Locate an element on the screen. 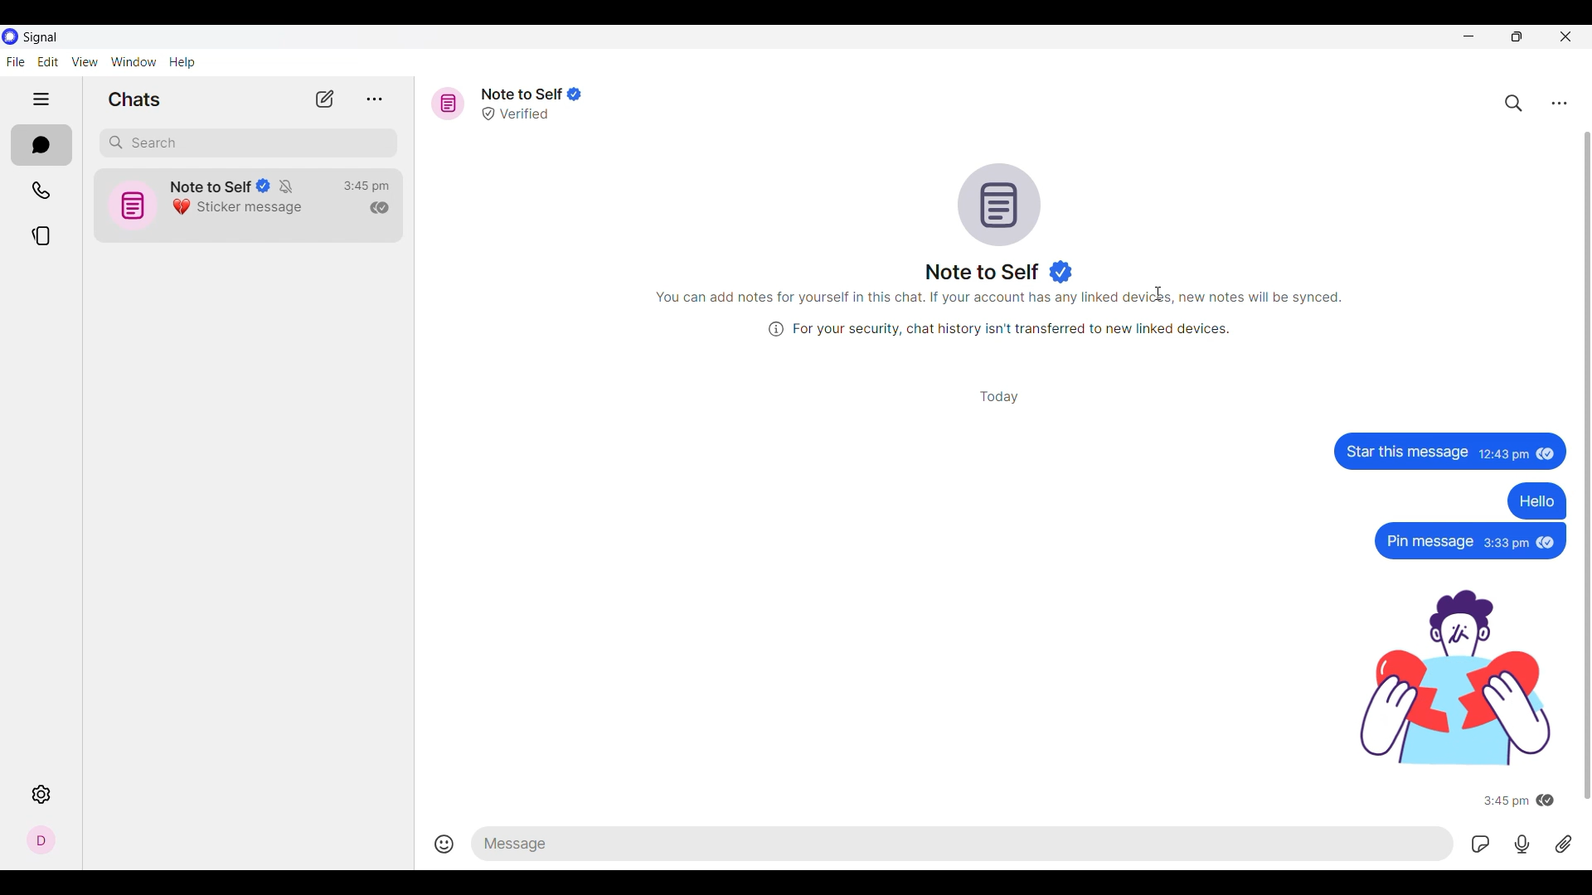 This screenshot has width=1592, height=895. Type in text message is located at coordinates (956, 844).